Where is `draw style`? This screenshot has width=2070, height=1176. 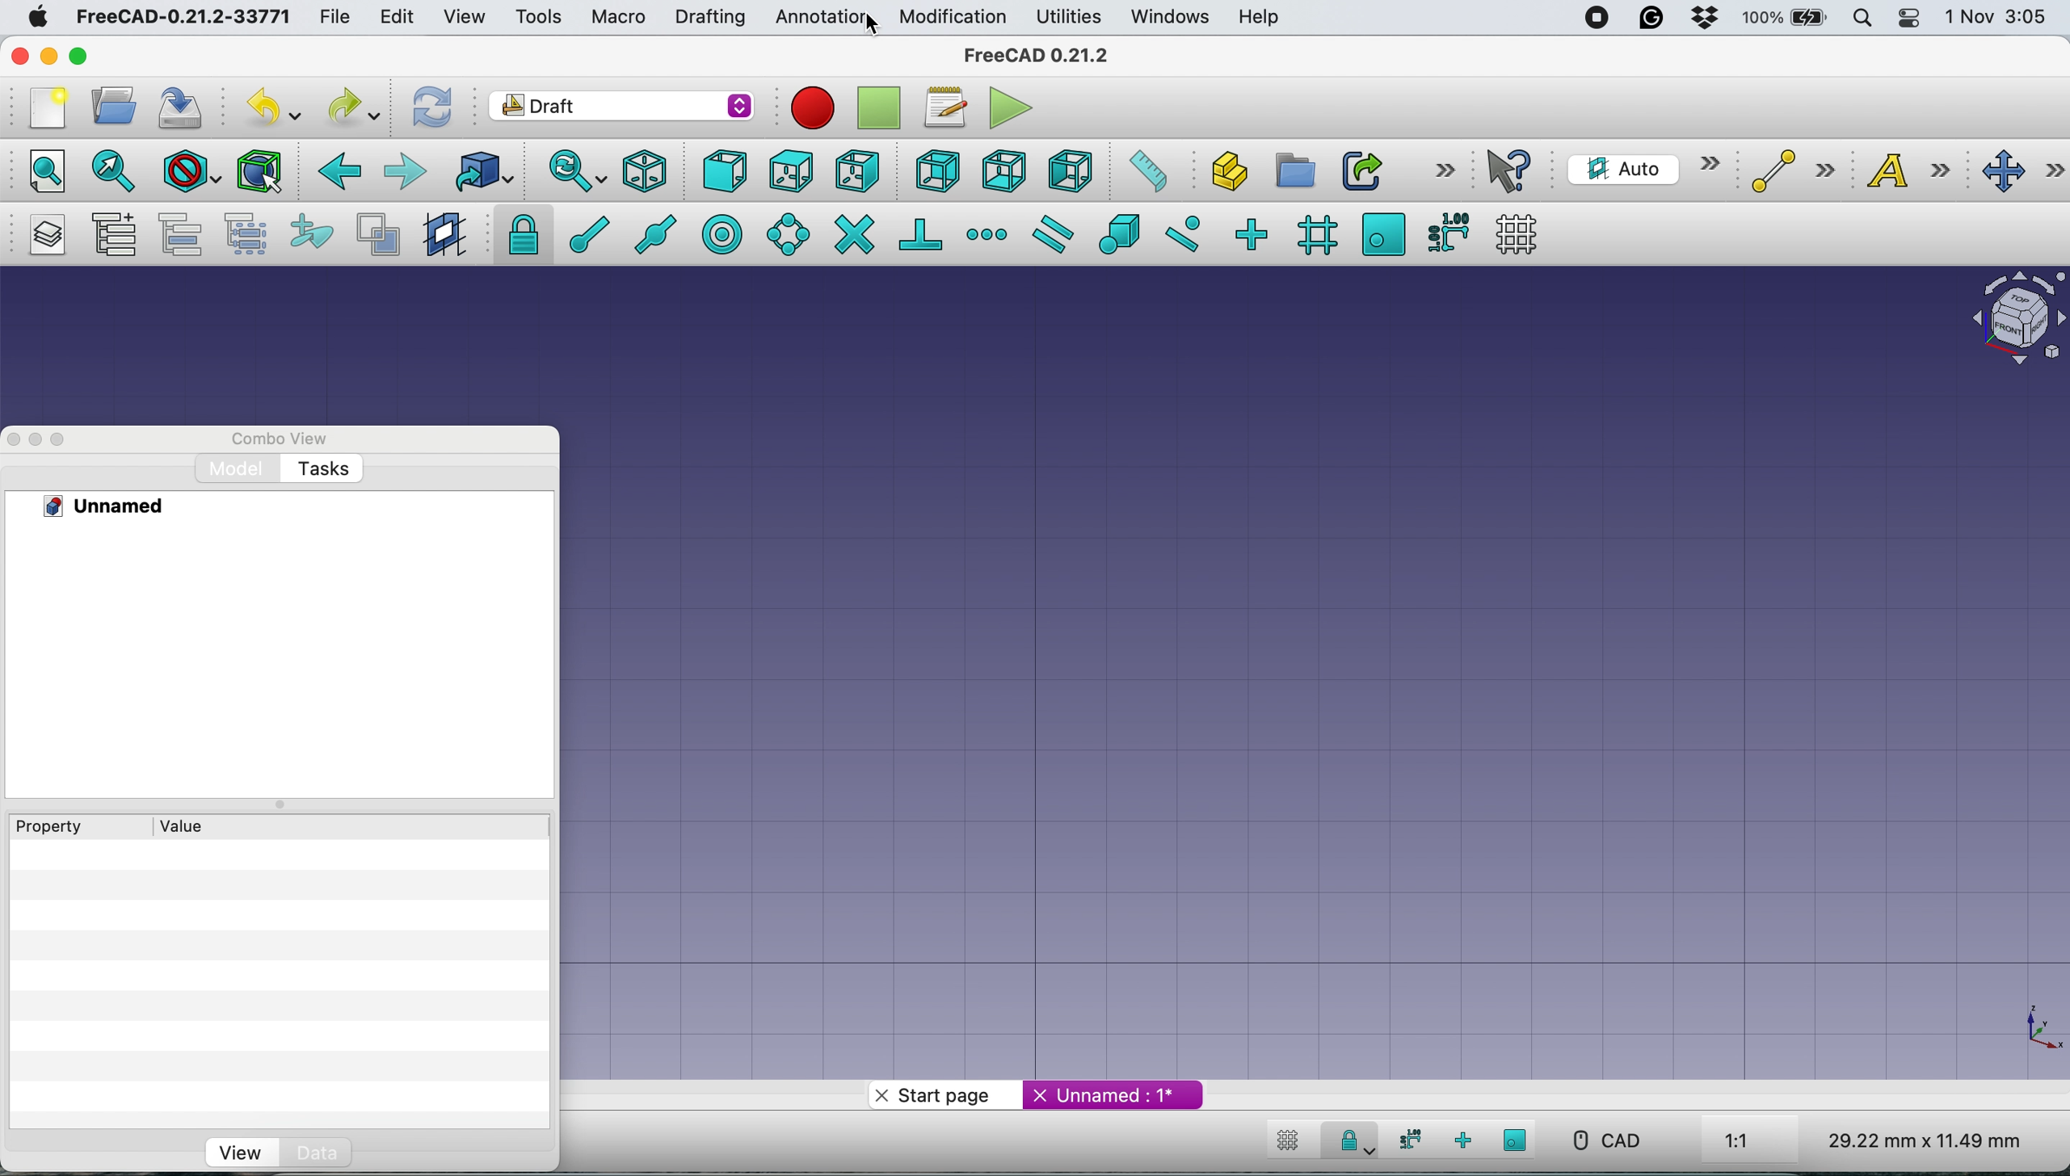
draw style is located at coordinates (191, 173).